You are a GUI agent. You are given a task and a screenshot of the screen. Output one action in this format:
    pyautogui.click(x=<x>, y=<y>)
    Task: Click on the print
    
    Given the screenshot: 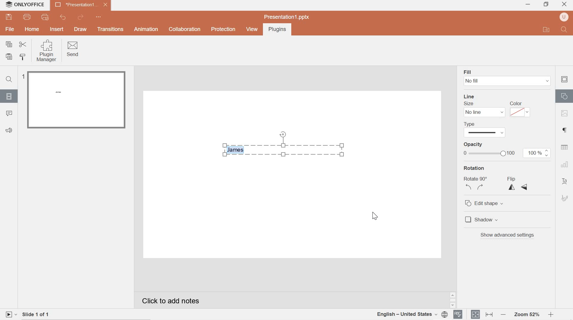 What is the action you would take?
    pyautogui.click(x=28, y=17)
    